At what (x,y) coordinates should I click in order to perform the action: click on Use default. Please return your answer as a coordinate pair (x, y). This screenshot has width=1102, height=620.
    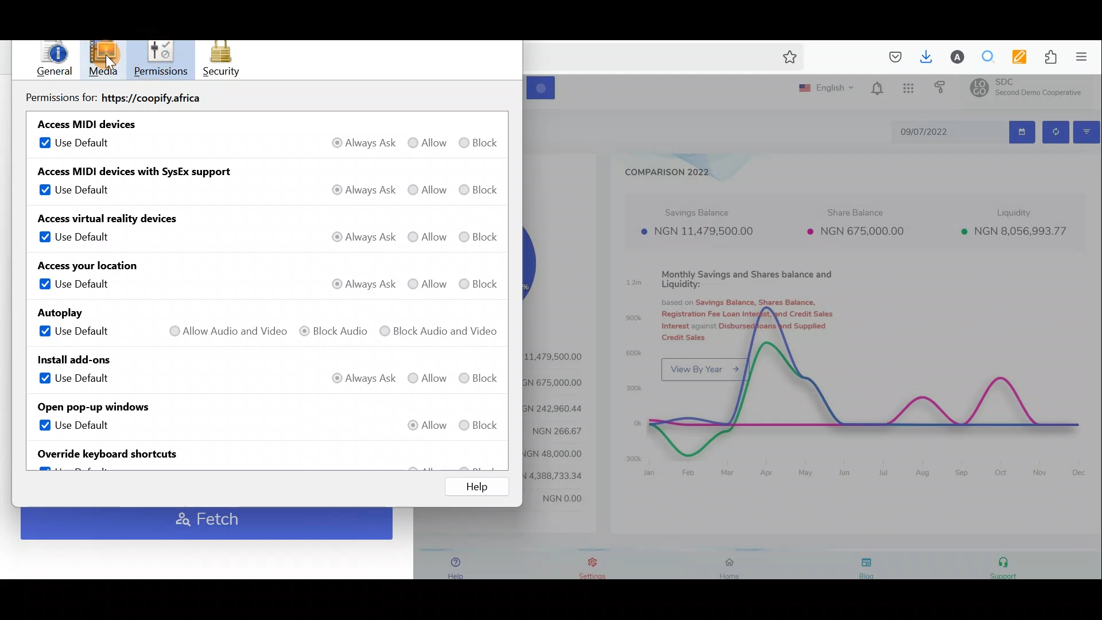
    Looking at the image, I should click on (86, 189).